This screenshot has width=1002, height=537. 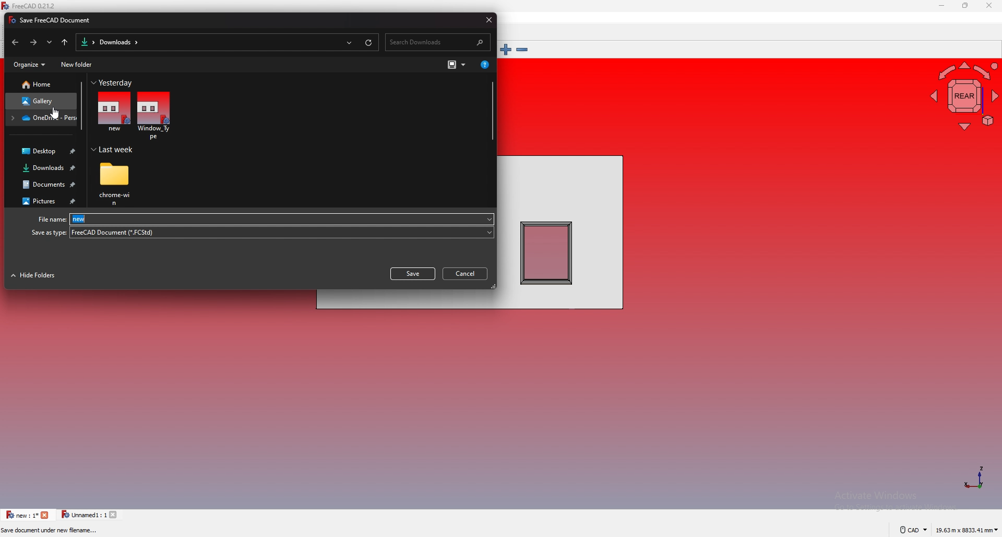 What do you see at coordinates (156, 116) in the screenshot?
I see `file` at bounding box center [156, 116].